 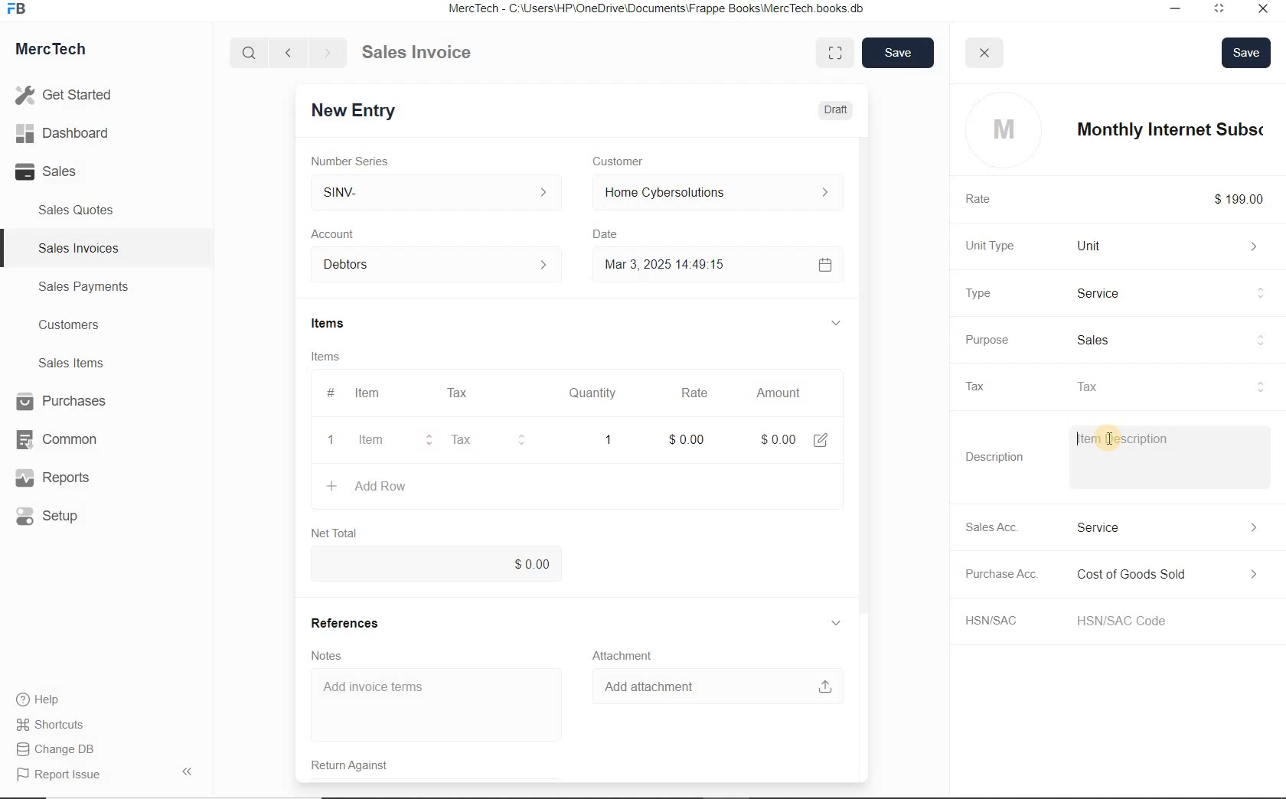 I want to click on Change DB, so click(x=57, y=749).